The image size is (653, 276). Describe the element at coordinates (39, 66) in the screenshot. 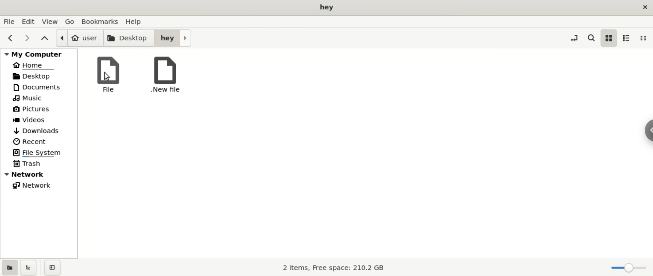

I see `home` at that location.